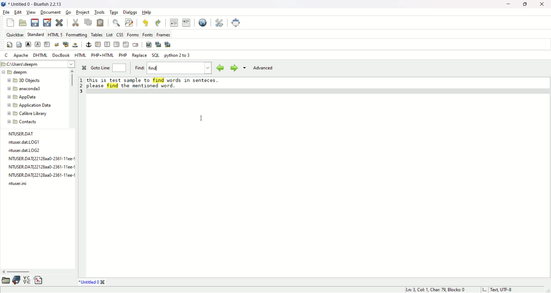 The height and width of the screenshot is (293, 551). What do you see at coordinates (55, 34) in the screenshot?
I see `HTML 5` at bounding box center [55, 34].